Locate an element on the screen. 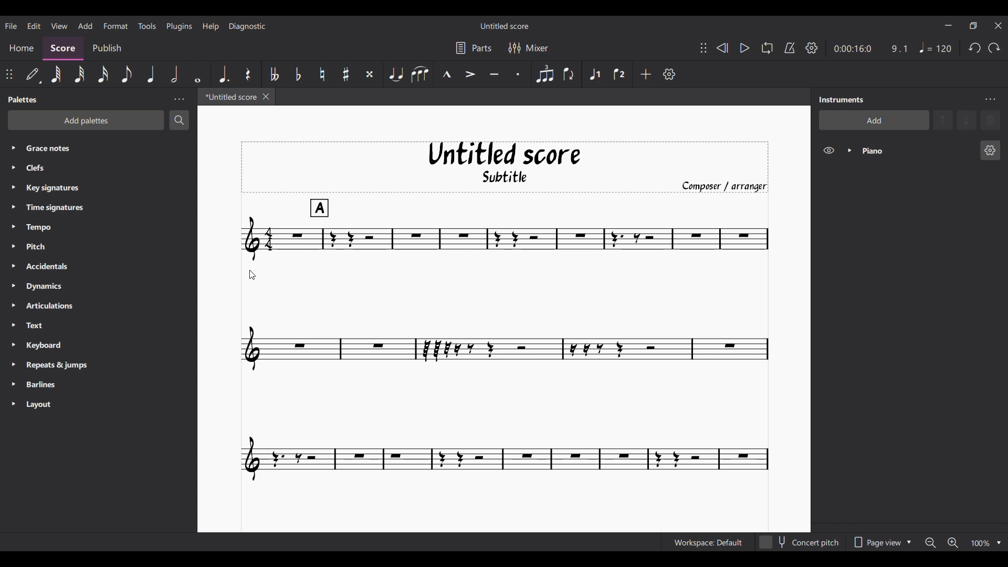 The width and height of the screenshot is (1008, 567). Minimize is located at coordinates (948, 25).